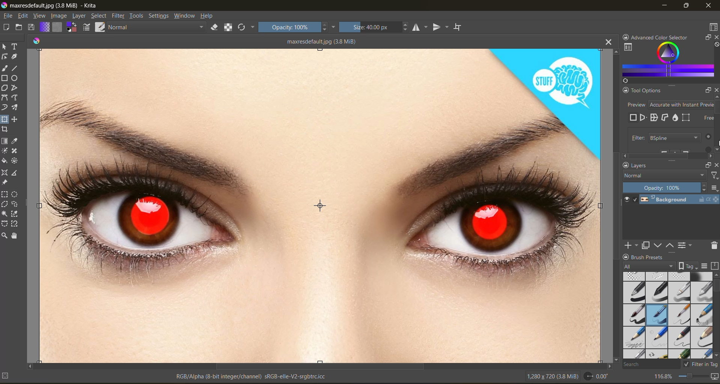  What do you see at coordinates (688, 265) in the screenshot?
I see `show tag box` at bounding box center [688, 265].